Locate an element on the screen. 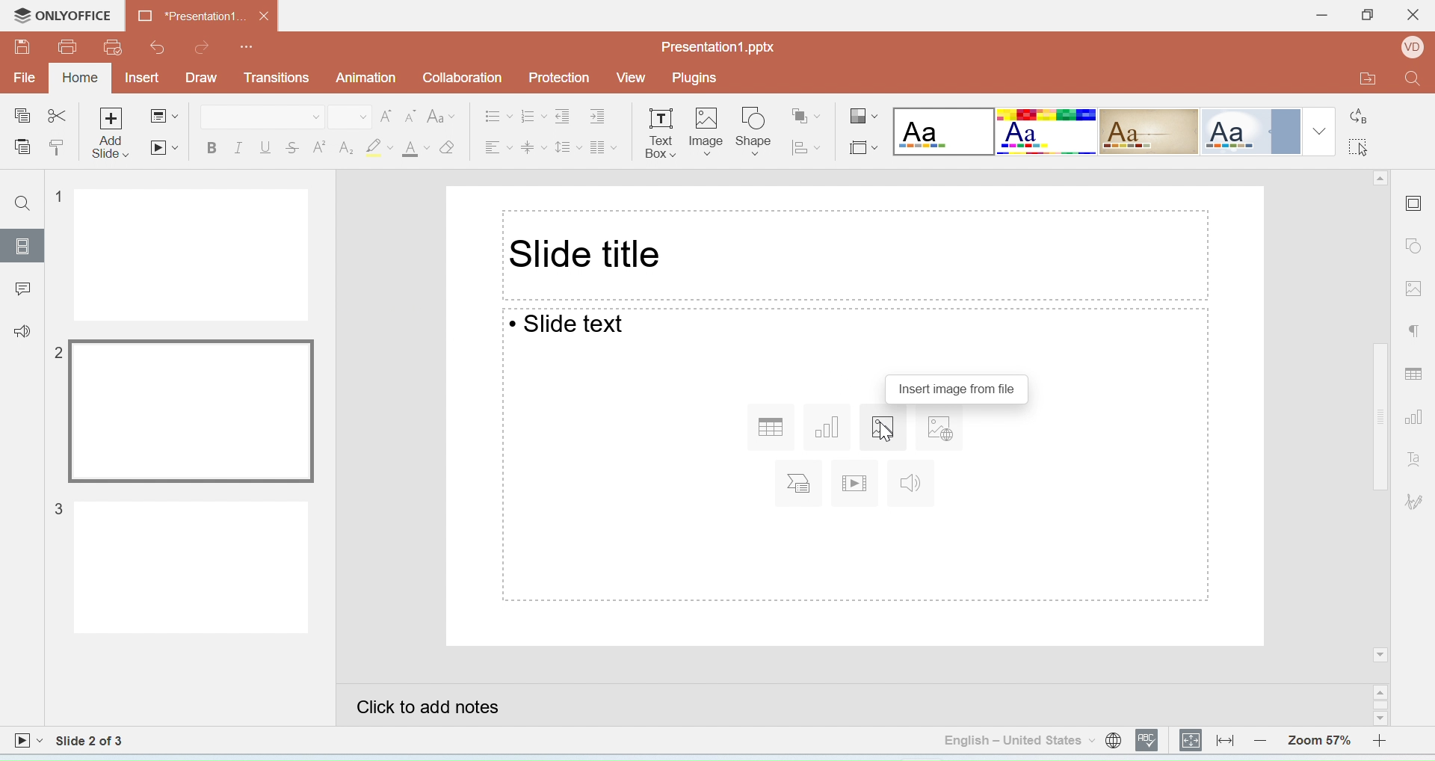 Image resolution: width=1435 pixels, height=761 pixels. Drop down is located at coordinates (1320, 131).